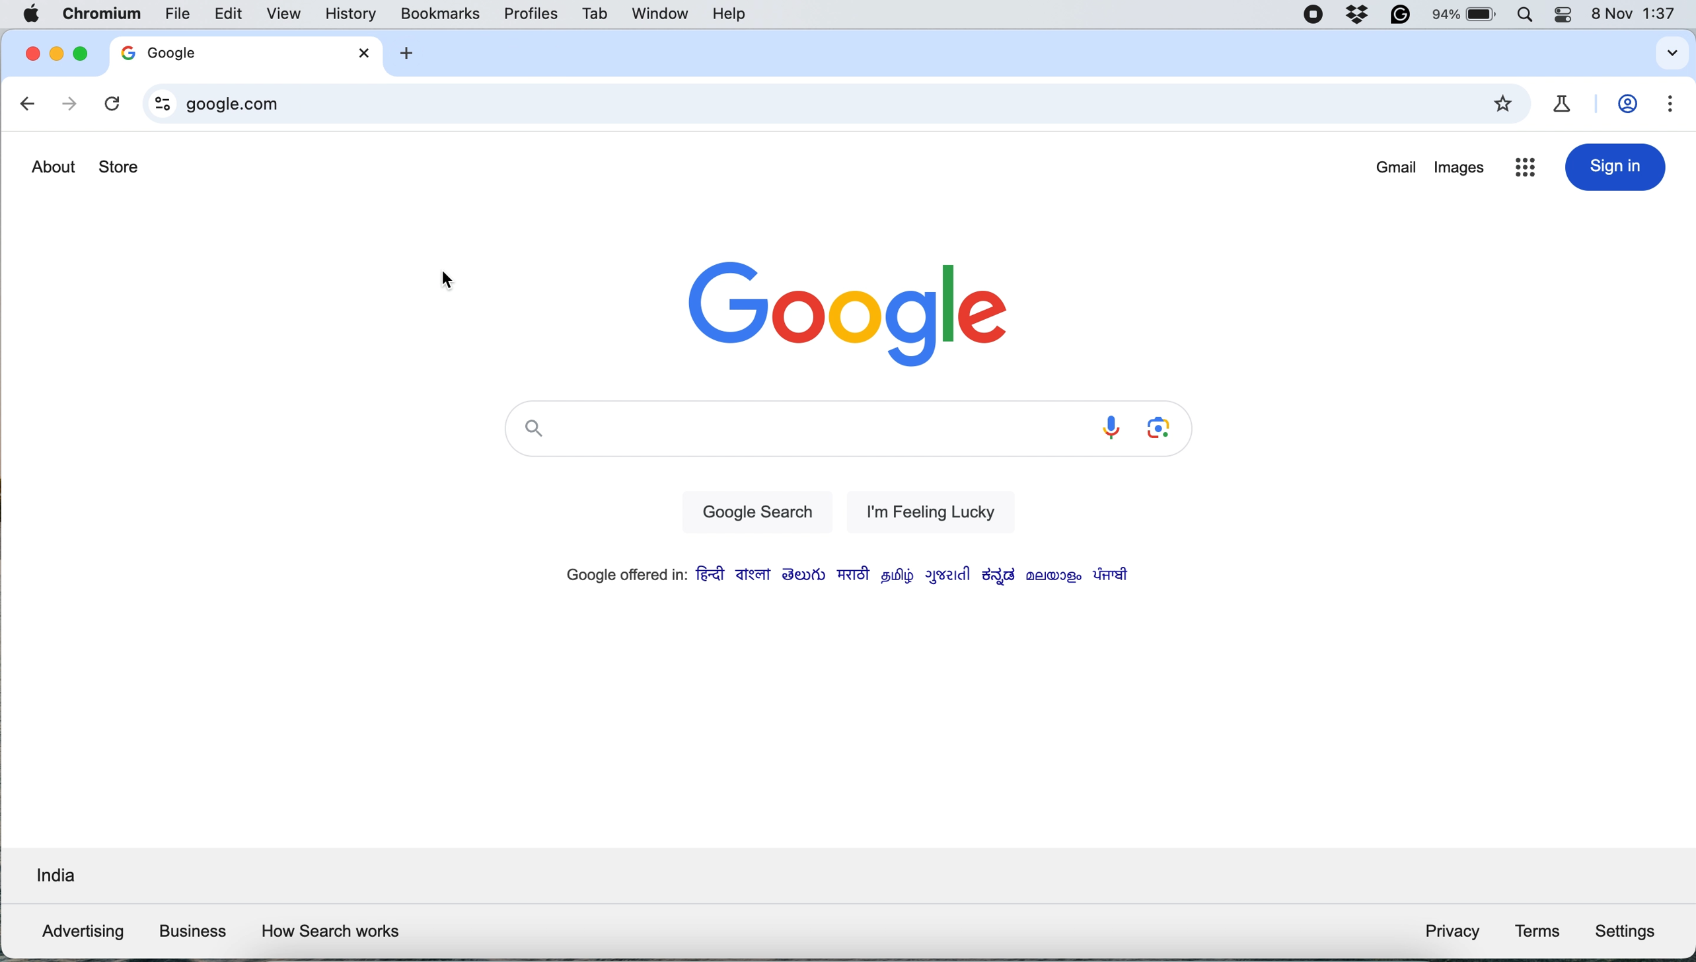 The height and width of the screenshot is (962, 1696). I want to click on store, so click(120, 168).